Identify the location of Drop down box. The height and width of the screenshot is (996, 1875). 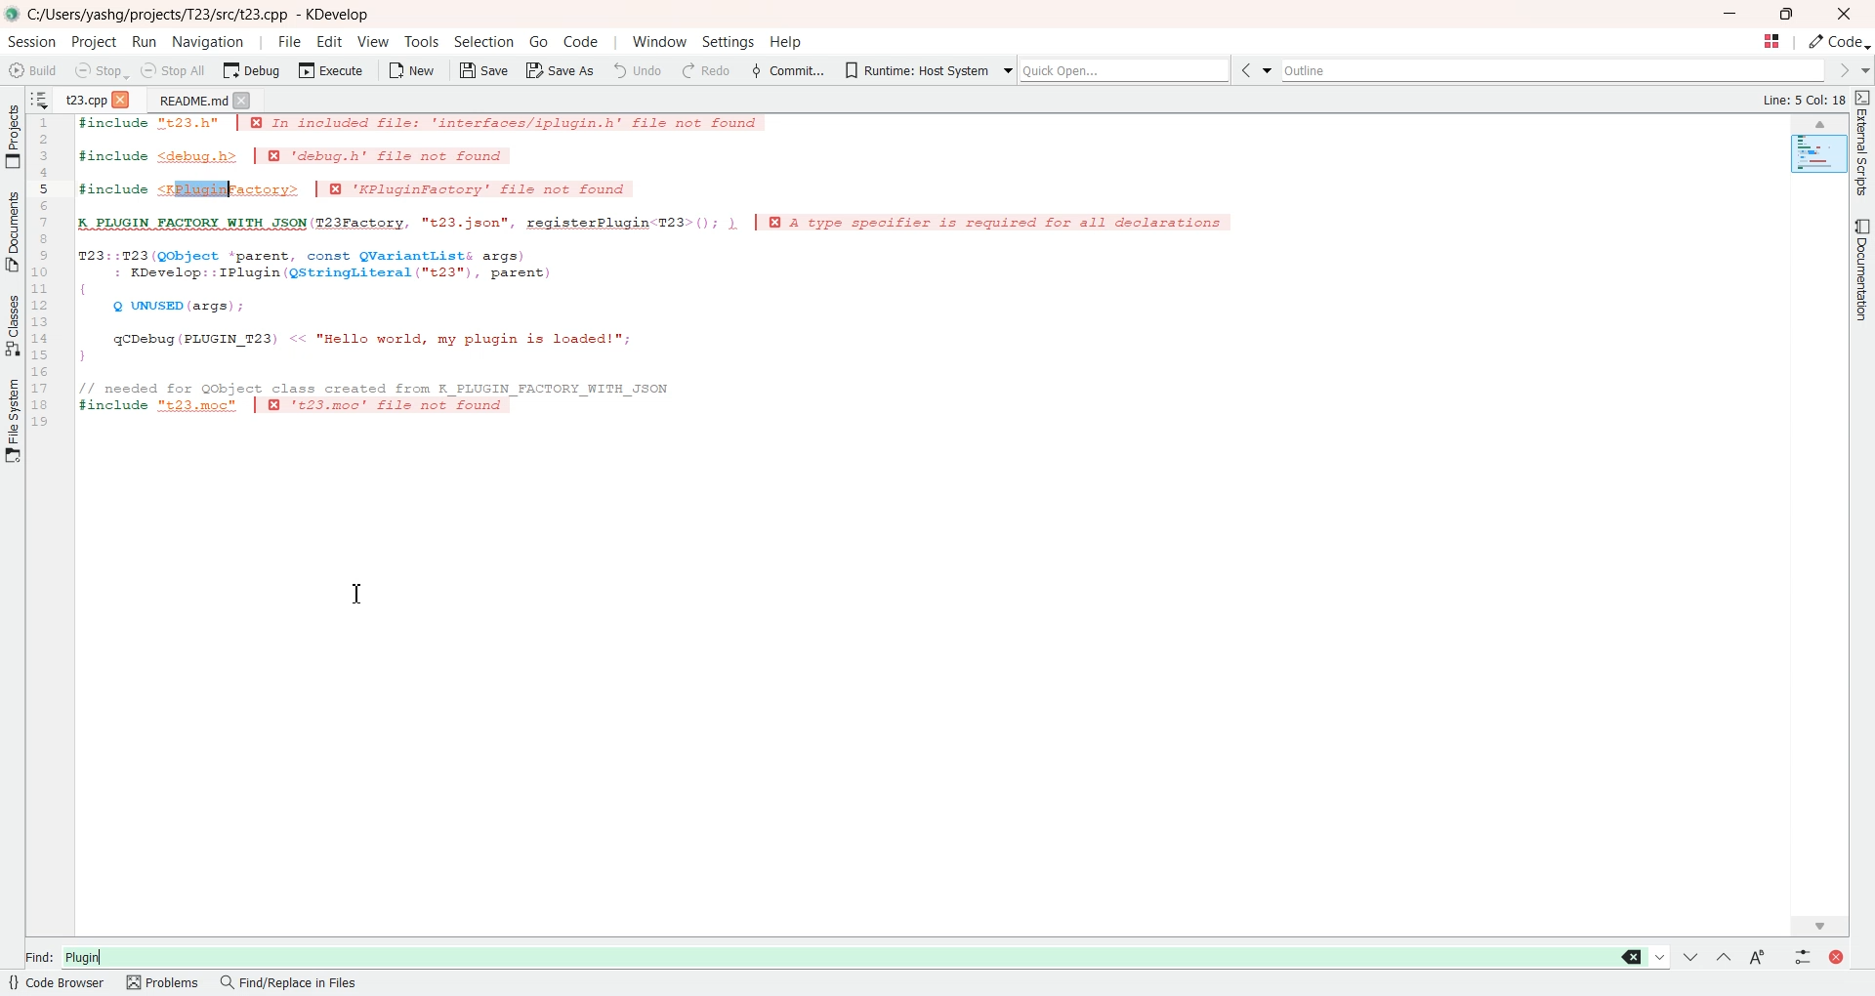
(1004, 68).